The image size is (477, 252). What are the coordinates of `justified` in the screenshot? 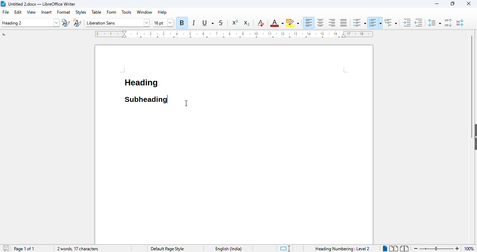 It's located at (343, 22).